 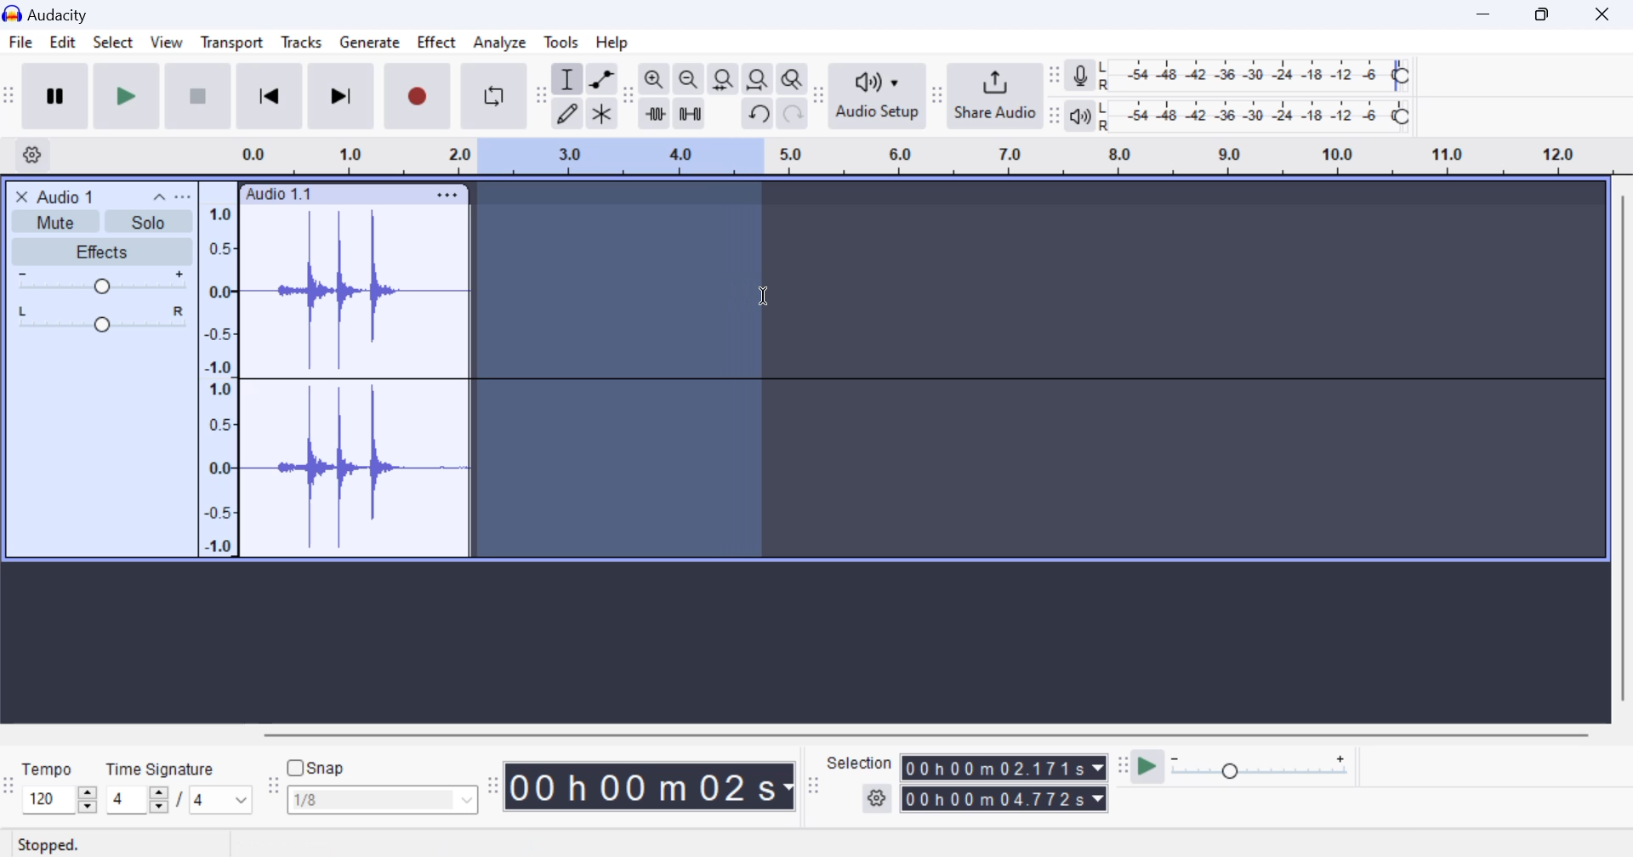 What do you see at coordinates (495, 96) in the screenshot?
I see `Enable Looping` at bounding box center [495, 96].